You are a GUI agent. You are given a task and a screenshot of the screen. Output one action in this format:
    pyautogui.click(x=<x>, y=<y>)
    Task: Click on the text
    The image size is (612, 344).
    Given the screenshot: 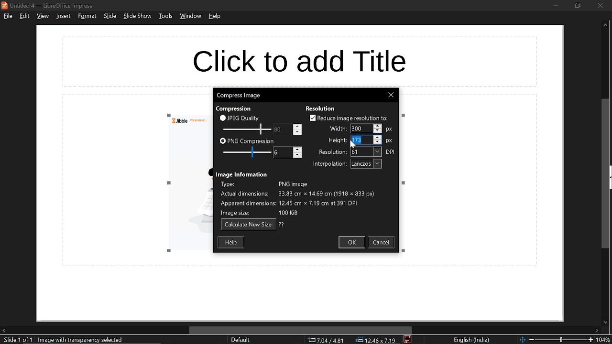 What is the action you would take?
    pyautogui.click(x=321, y=107)
    